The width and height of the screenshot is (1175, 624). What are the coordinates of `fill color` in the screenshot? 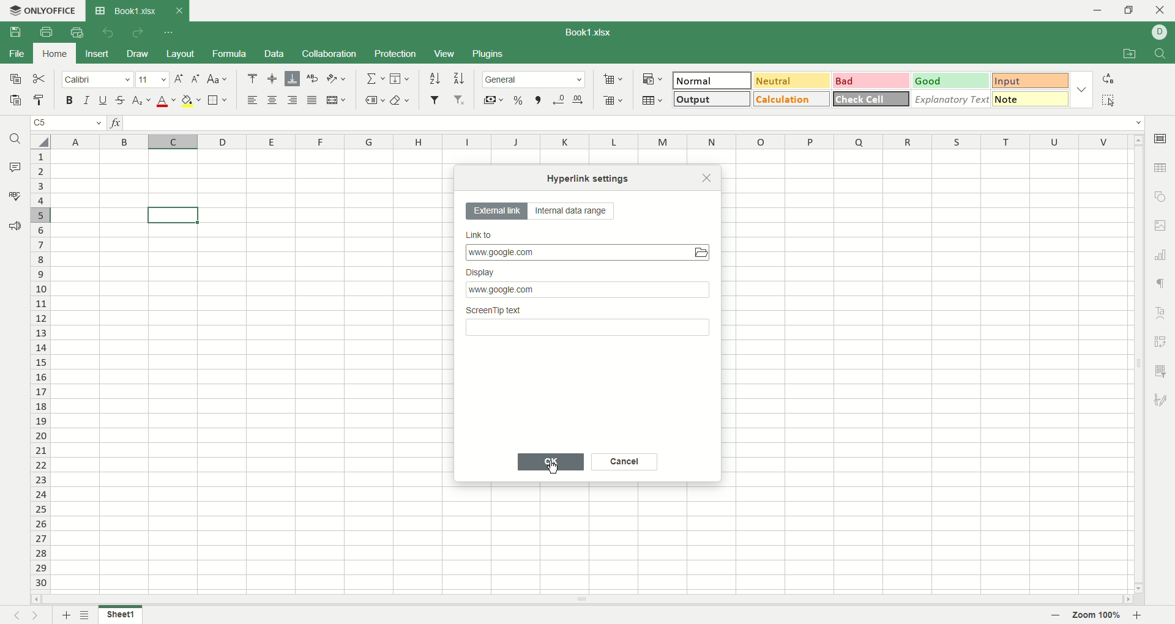 It's located at (192, 101).